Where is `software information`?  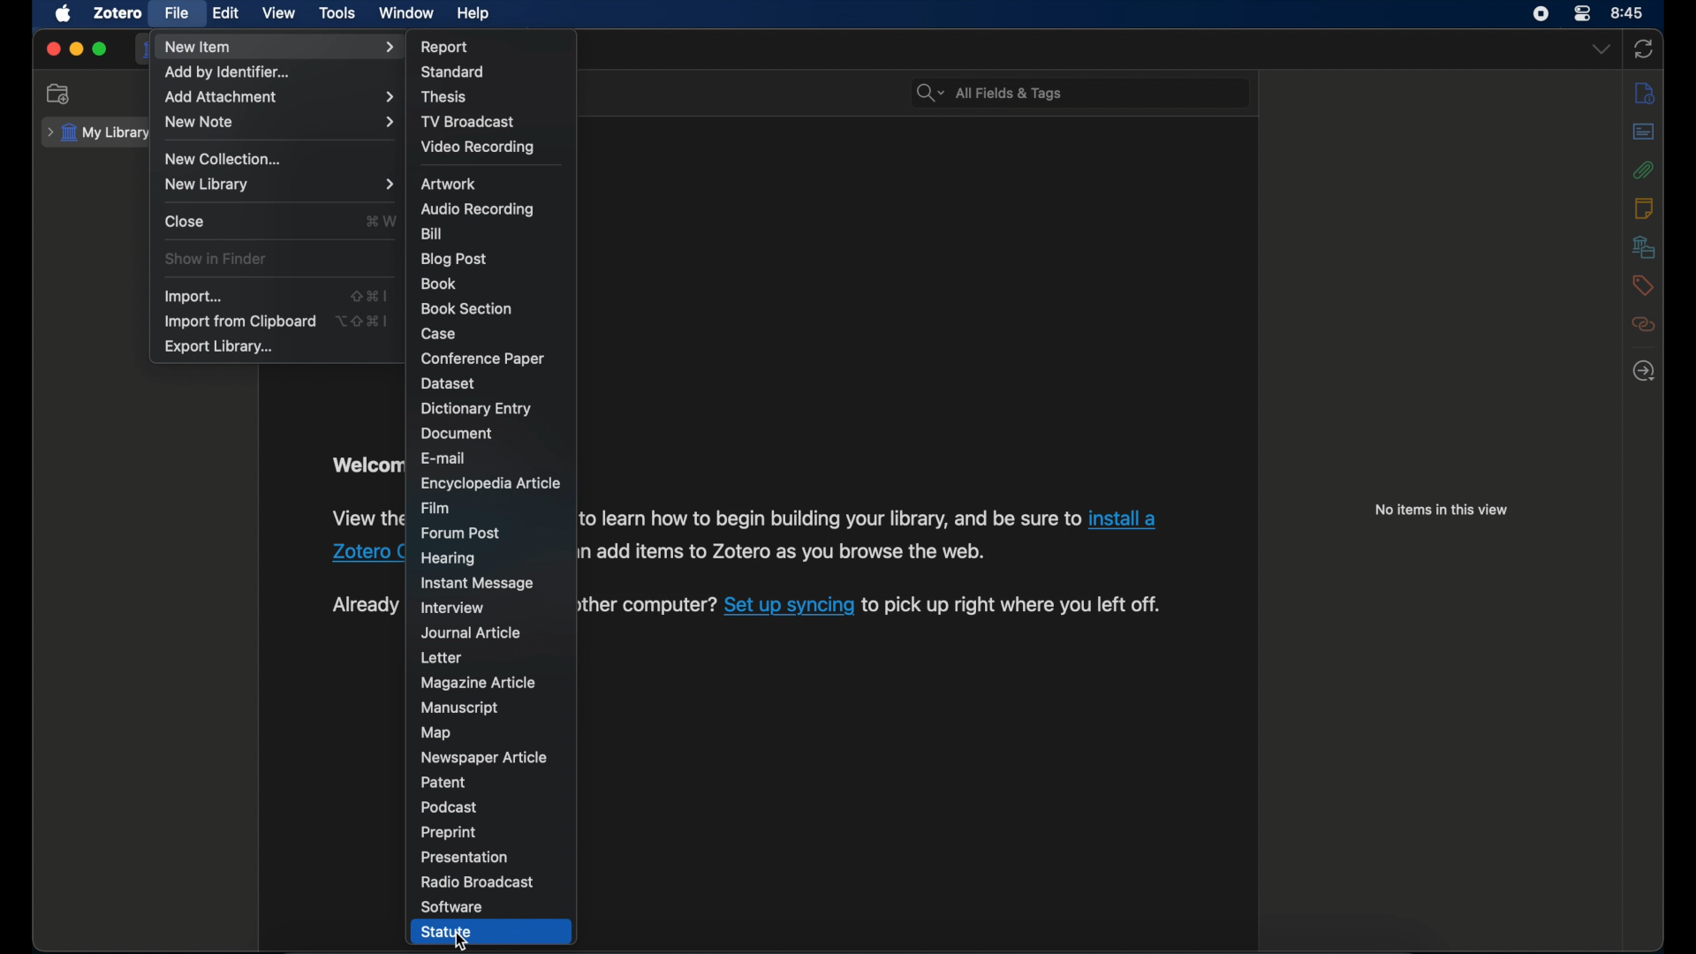
software information is located at coordinates (366, 518).